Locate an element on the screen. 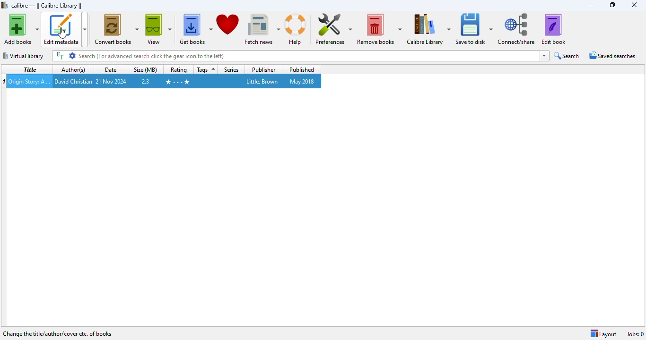 This screenshot has height=340, width=646. maximize is located at coordinates (612, 5).